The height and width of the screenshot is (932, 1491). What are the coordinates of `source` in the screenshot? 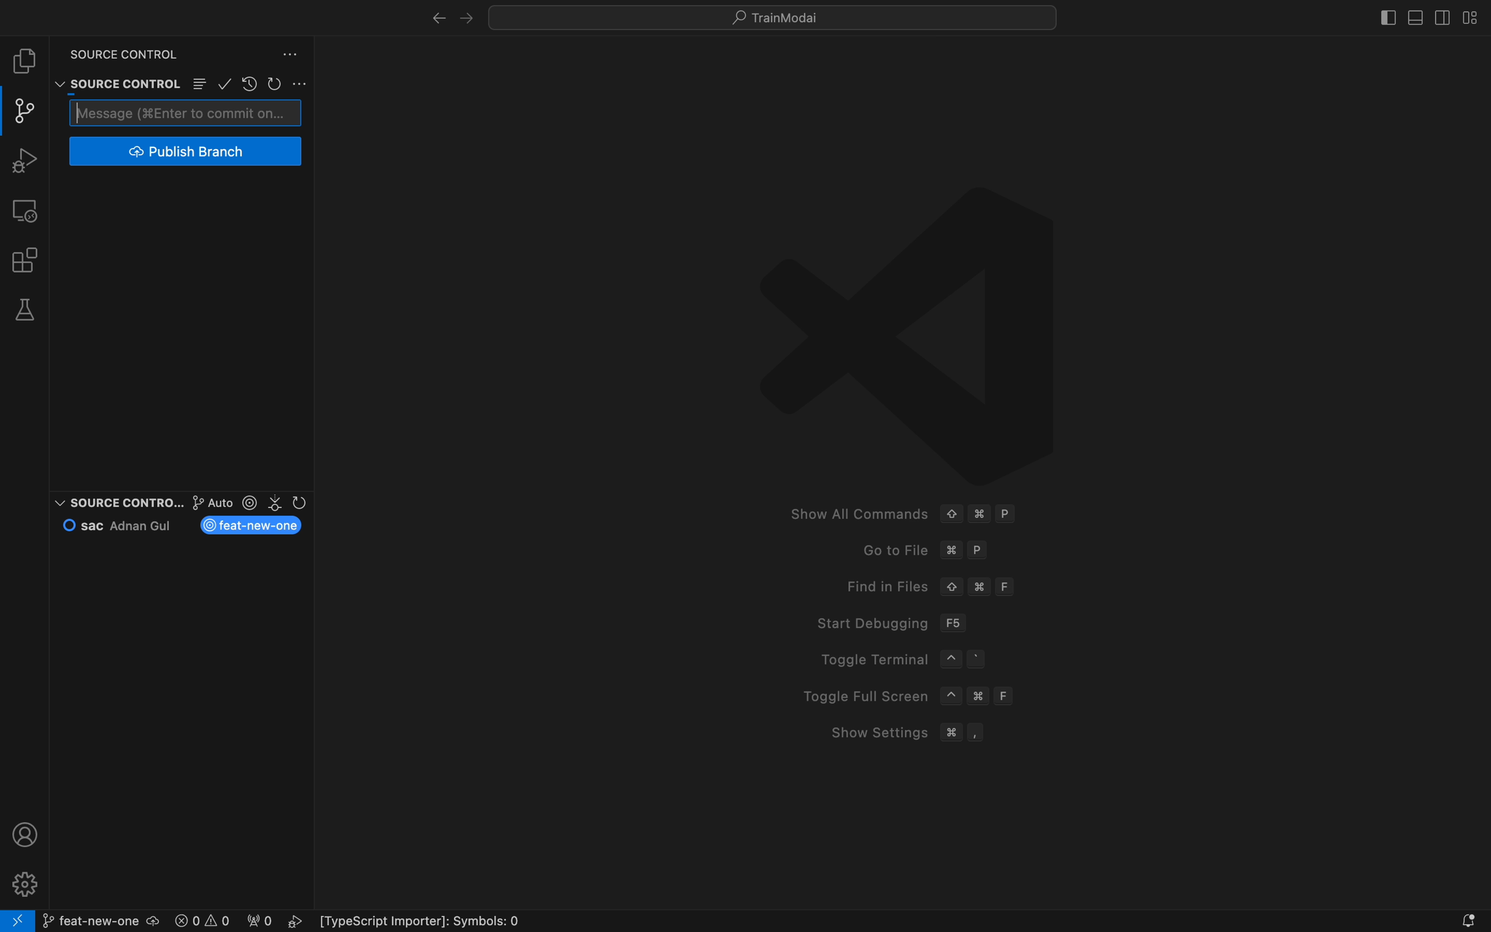 It's located at (115, 51).